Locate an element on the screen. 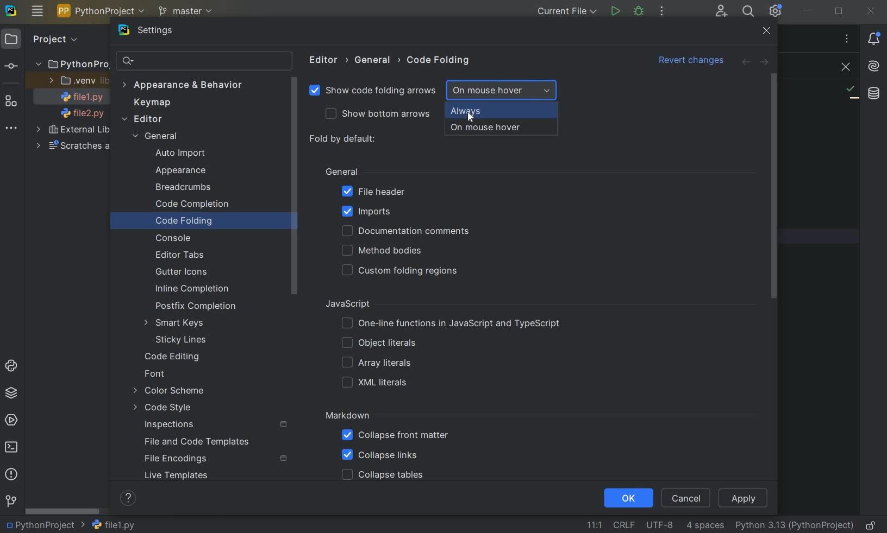 The height and width of the screenshot is (533, 887). PYTHON CONSOLE is located at coordinates (13, 363).